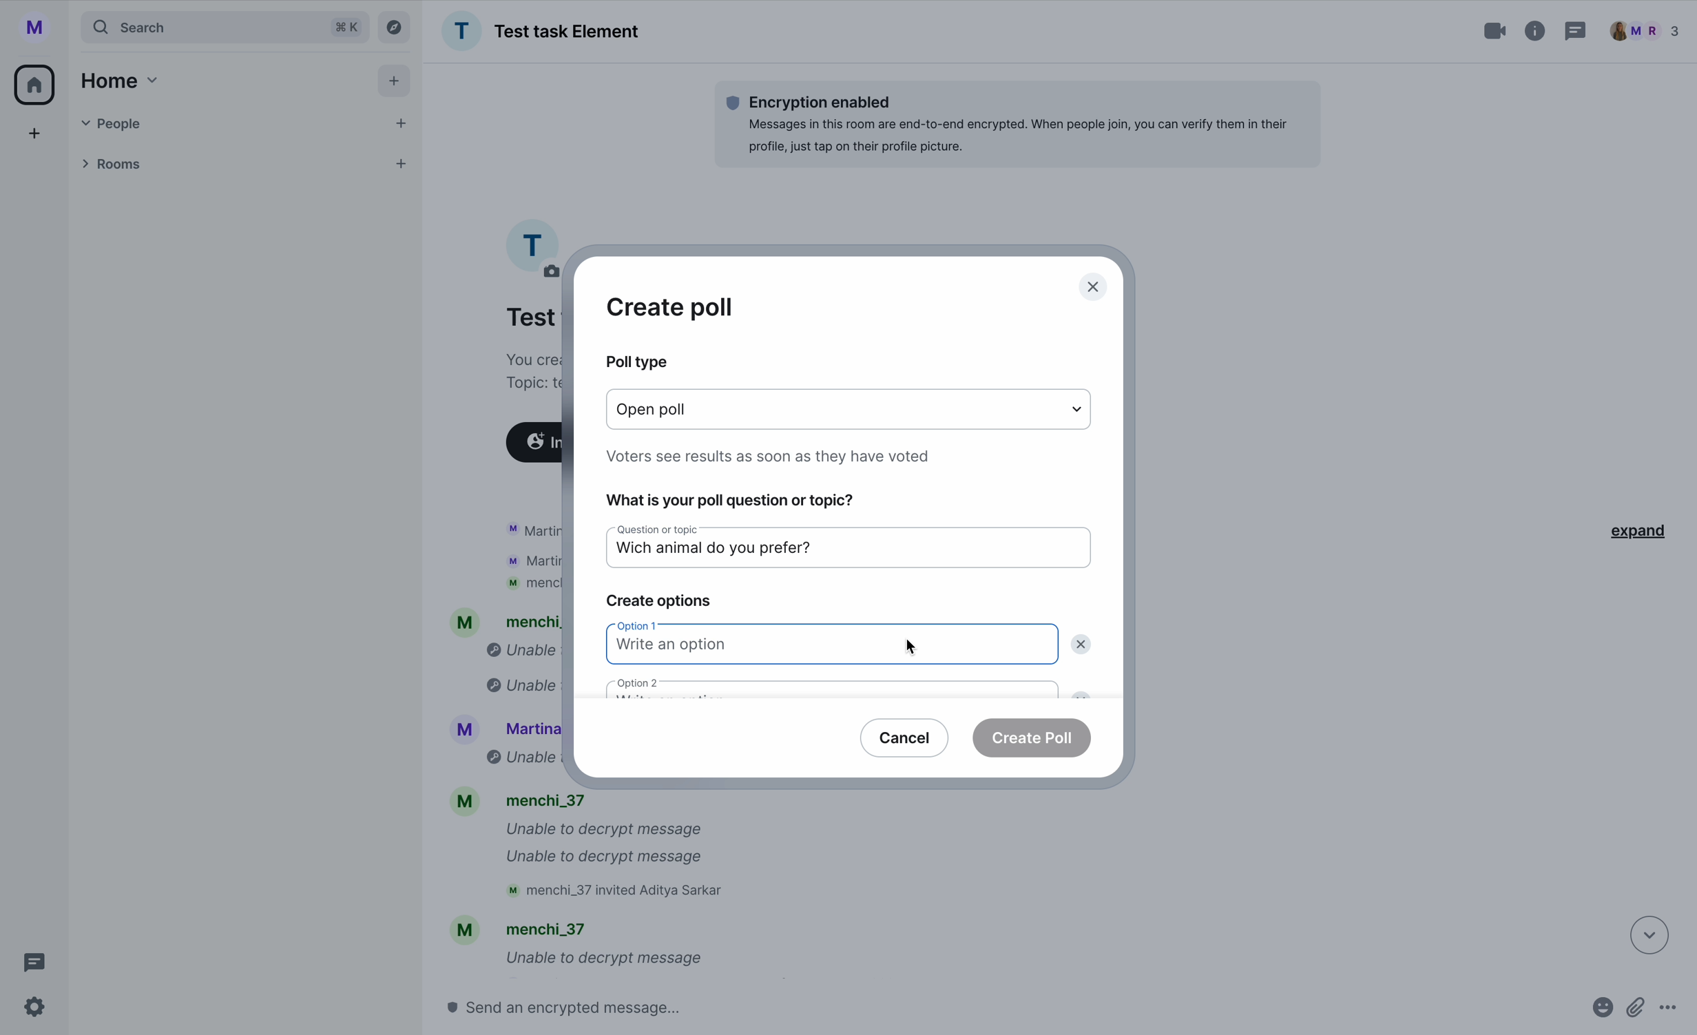 The width and height of the screenshot is (1697, 1035). What do you see at coordinates (1675, 1013) in the screenshot?
I see `more options` at bounding box center [1675, 1013].